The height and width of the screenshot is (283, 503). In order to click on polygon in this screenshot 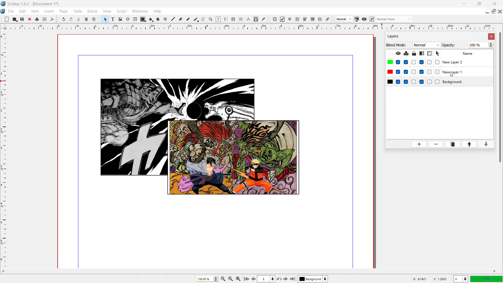, I will do `click(151, 19)`.